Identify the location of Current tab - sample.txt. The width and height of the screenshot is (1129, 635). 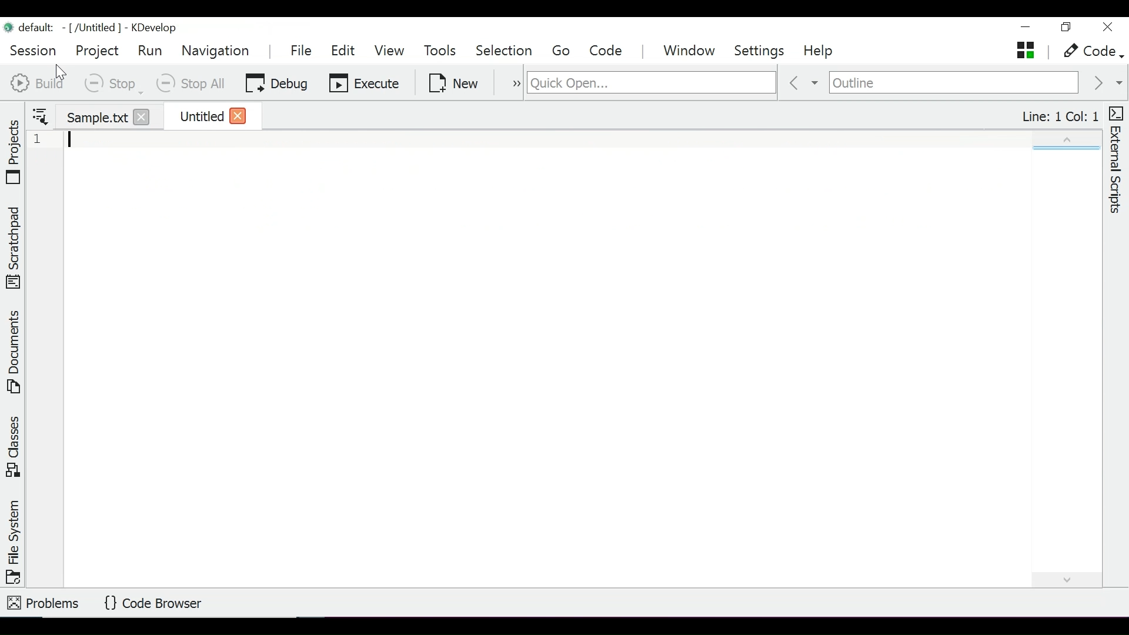
(91, 114).